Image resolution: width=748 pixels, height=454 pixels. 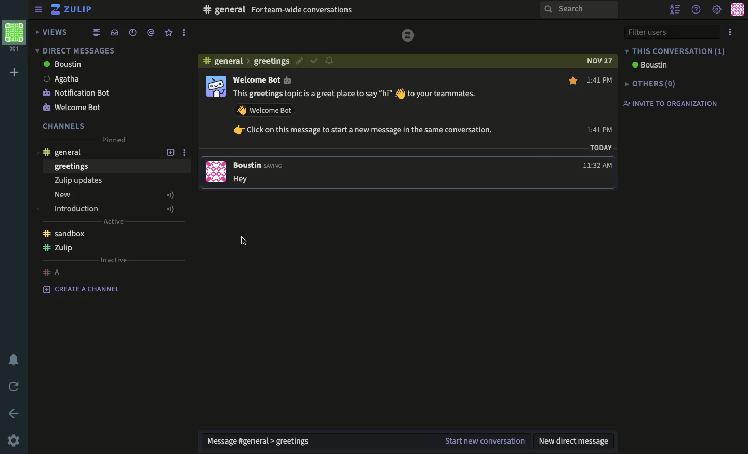 What do you see at coordinates (12, 385) in the screenshot?
I see `refresh` at bounding box center [12, 385].